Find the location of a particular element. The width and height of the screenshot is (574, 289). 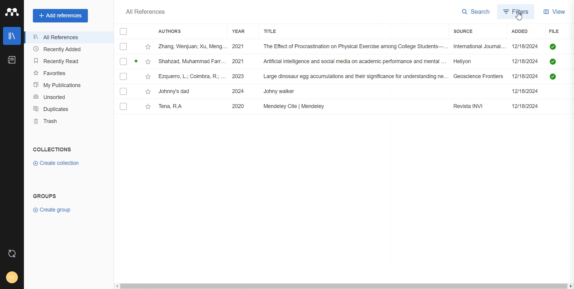

Create Group is located at coordinates (55, 210).